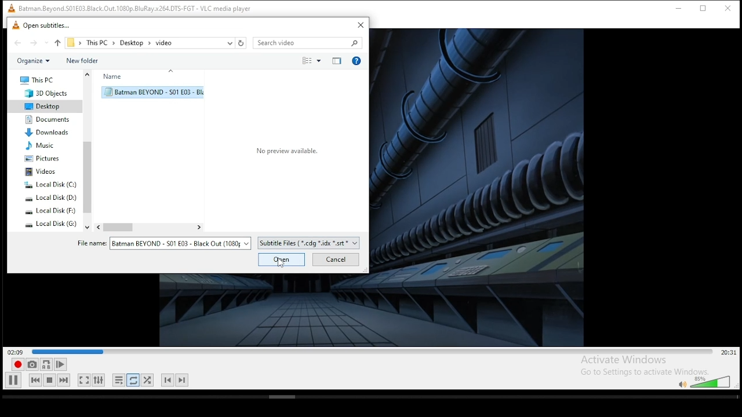 This screenshot has height=417, width=742. What do you see at coordinates (373, 396) in the screenshot?
I see `scrollbar` at bounding box center [373, 396].